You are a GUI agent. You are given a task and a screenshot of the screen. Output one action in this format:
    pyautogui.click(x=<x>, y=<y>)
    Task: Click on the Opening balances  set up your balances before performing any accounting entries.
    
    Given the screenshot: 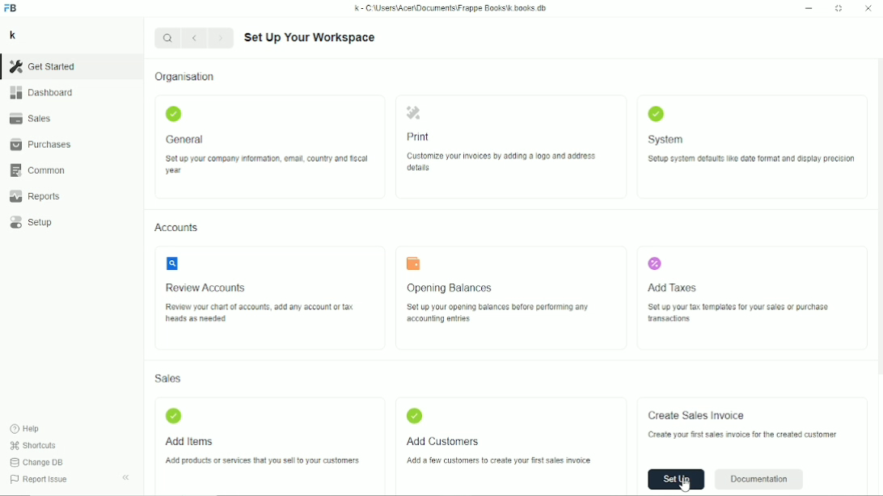 What is the action you would take?
    pyautogui.click(x=499, y=291)
    